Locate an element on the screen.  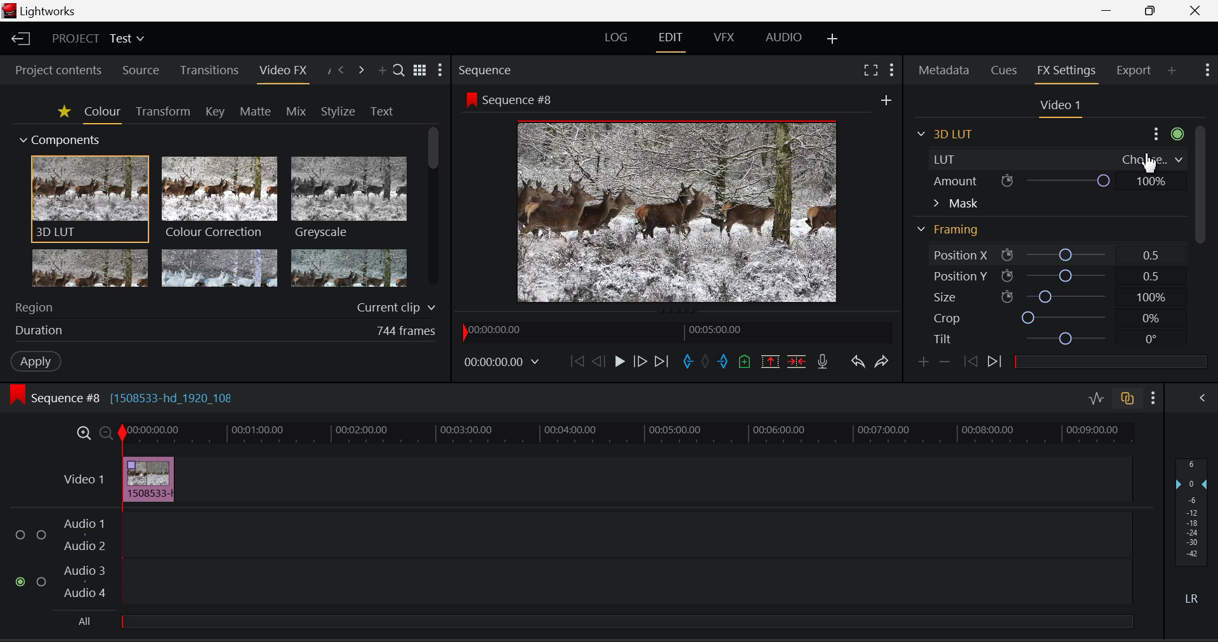
Go Back is located at coordinates (598, 364).